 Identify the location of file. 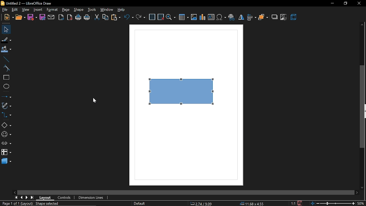
(5, 9).